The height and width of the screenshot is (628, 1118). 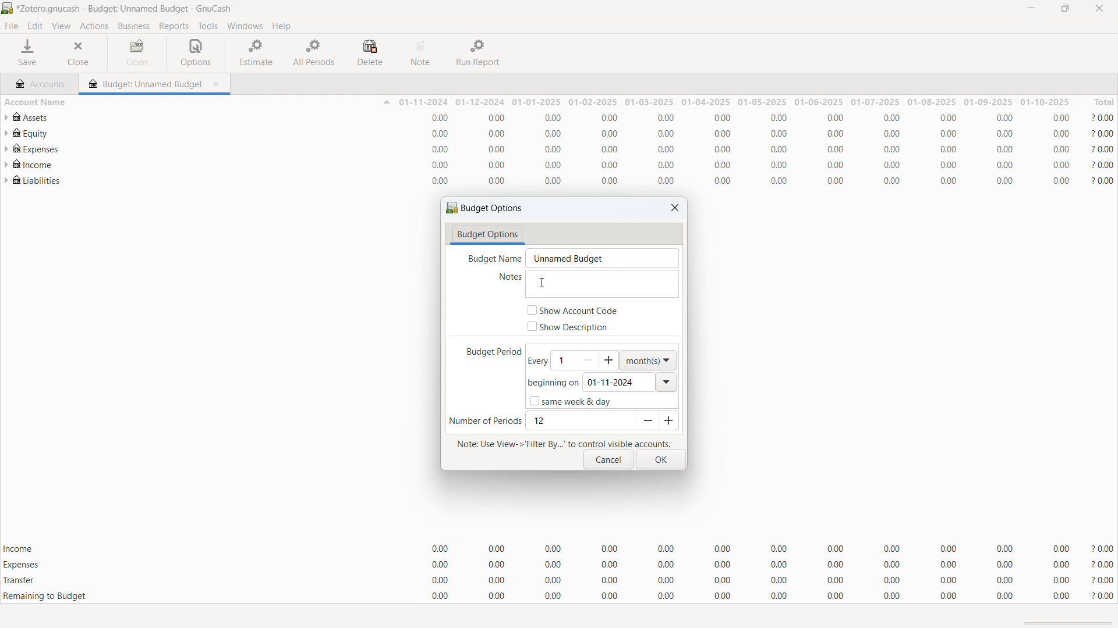 What do you see at coordinates (29, 53) in the screenshot?
I see `save` at bounding box center [29, 53].